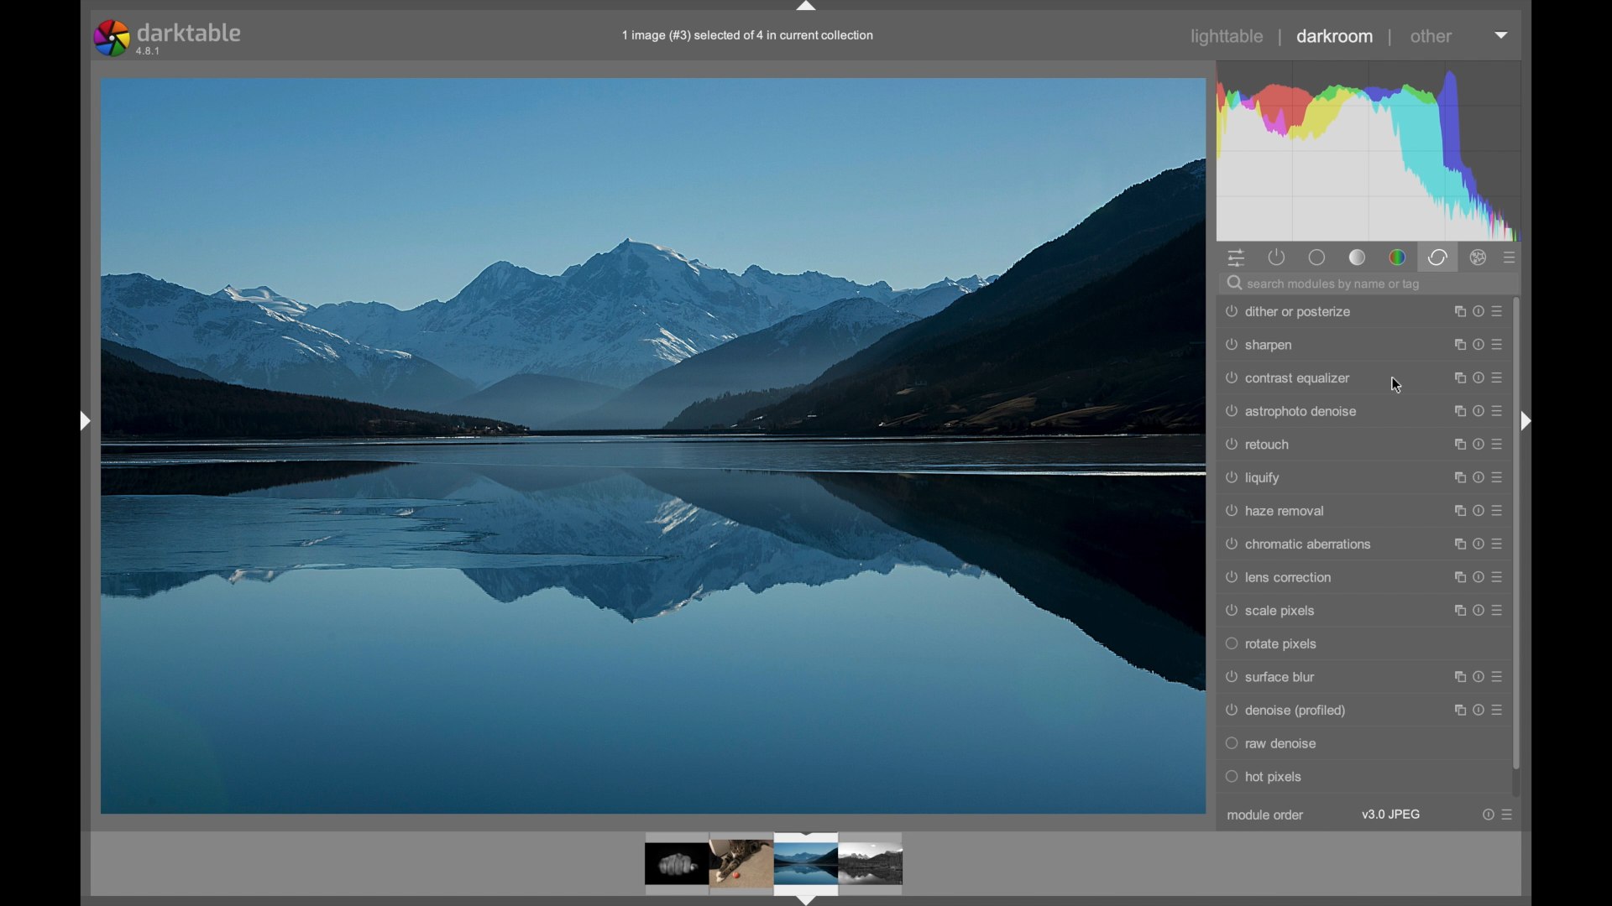 The height and width of the screenshot is (906, 1612). I want to click on dropdown, so click(1502, 35).